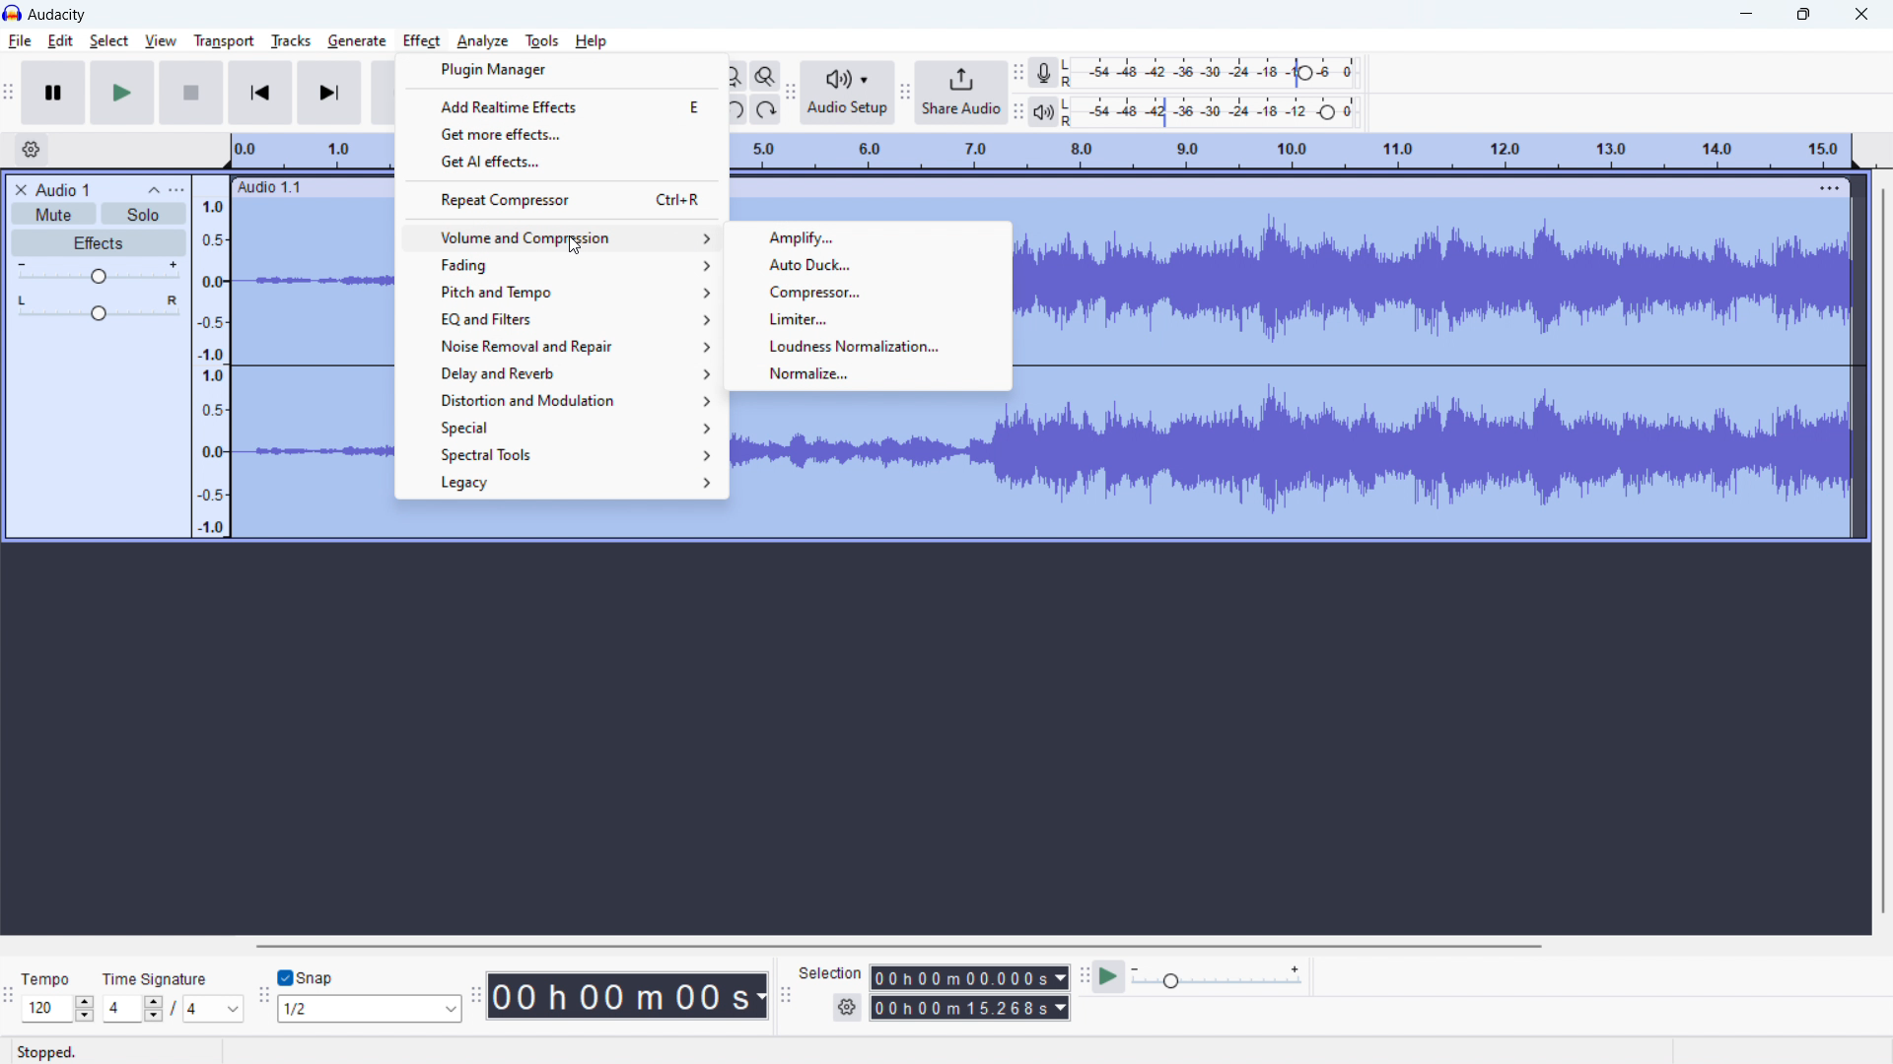 This screenshot has height=1064, width=1893. I want to click on record level, so click(1226, 73).